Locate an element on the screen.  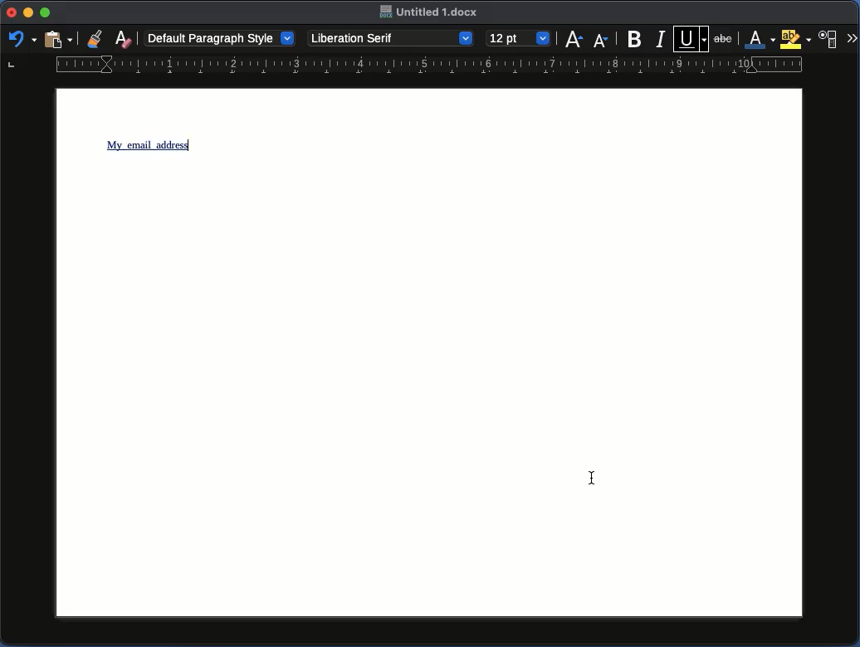
Close is located at coordinates (12, 12).